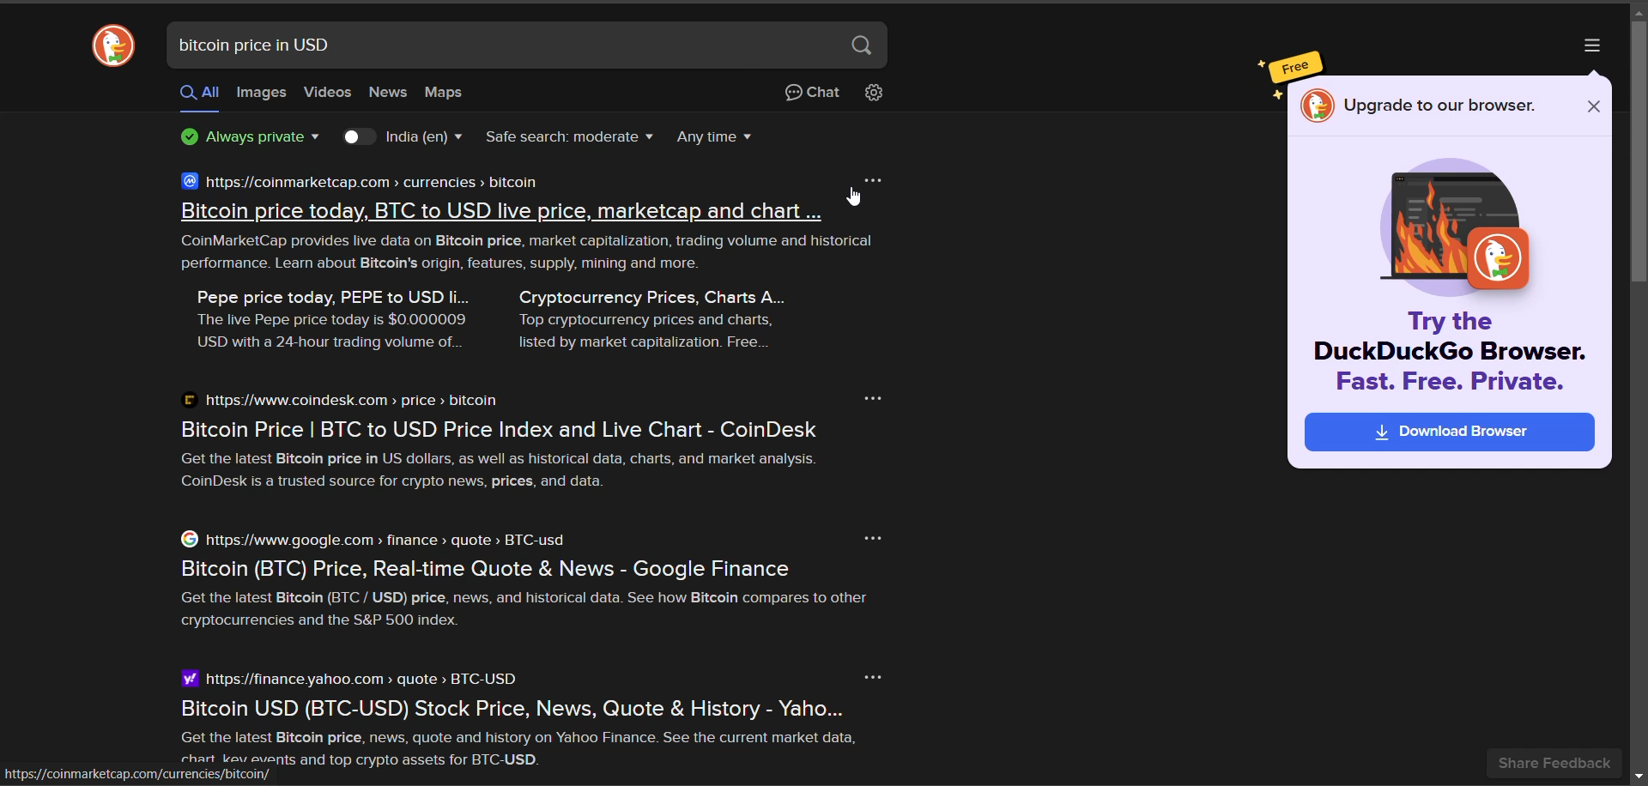  What do you see at coordinates (112, 46) in the screenshot?
I see `website logo` at bounding box center [112, 46].